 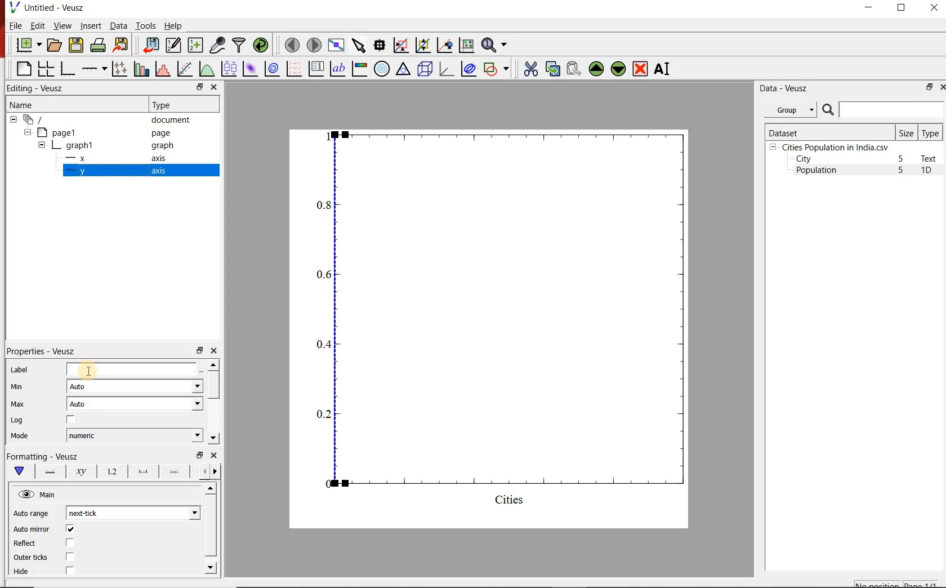 I want to click on CLOSE, so click(x=933, y=9).